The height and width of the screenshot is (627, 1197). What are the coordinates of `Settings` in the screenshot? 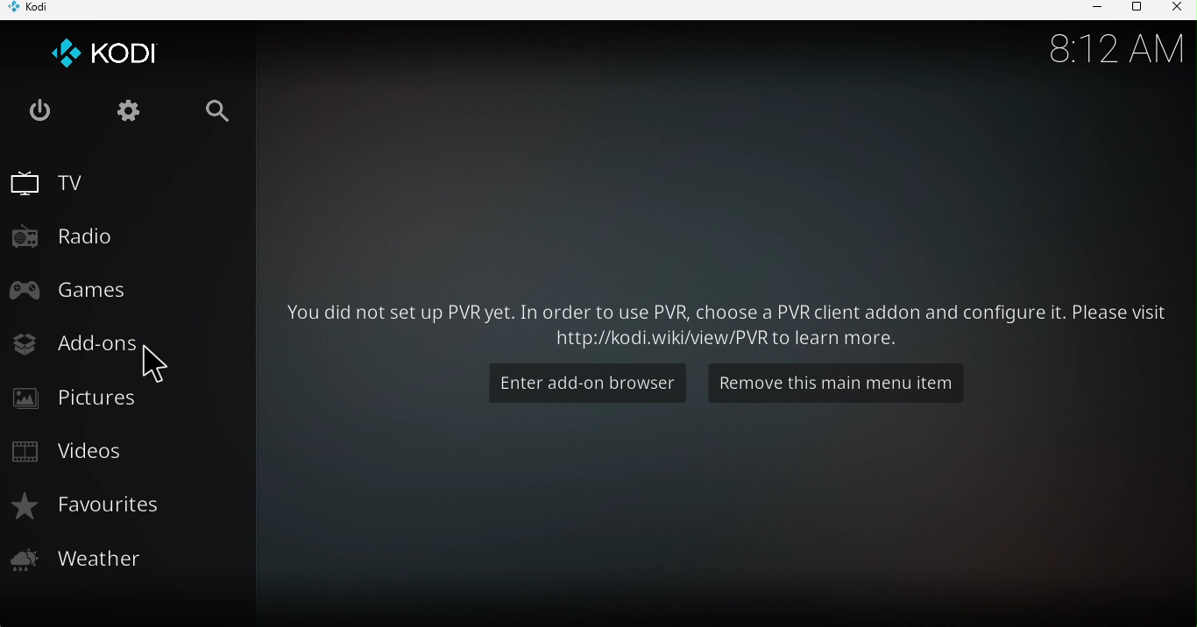 It's located at (131, 111).